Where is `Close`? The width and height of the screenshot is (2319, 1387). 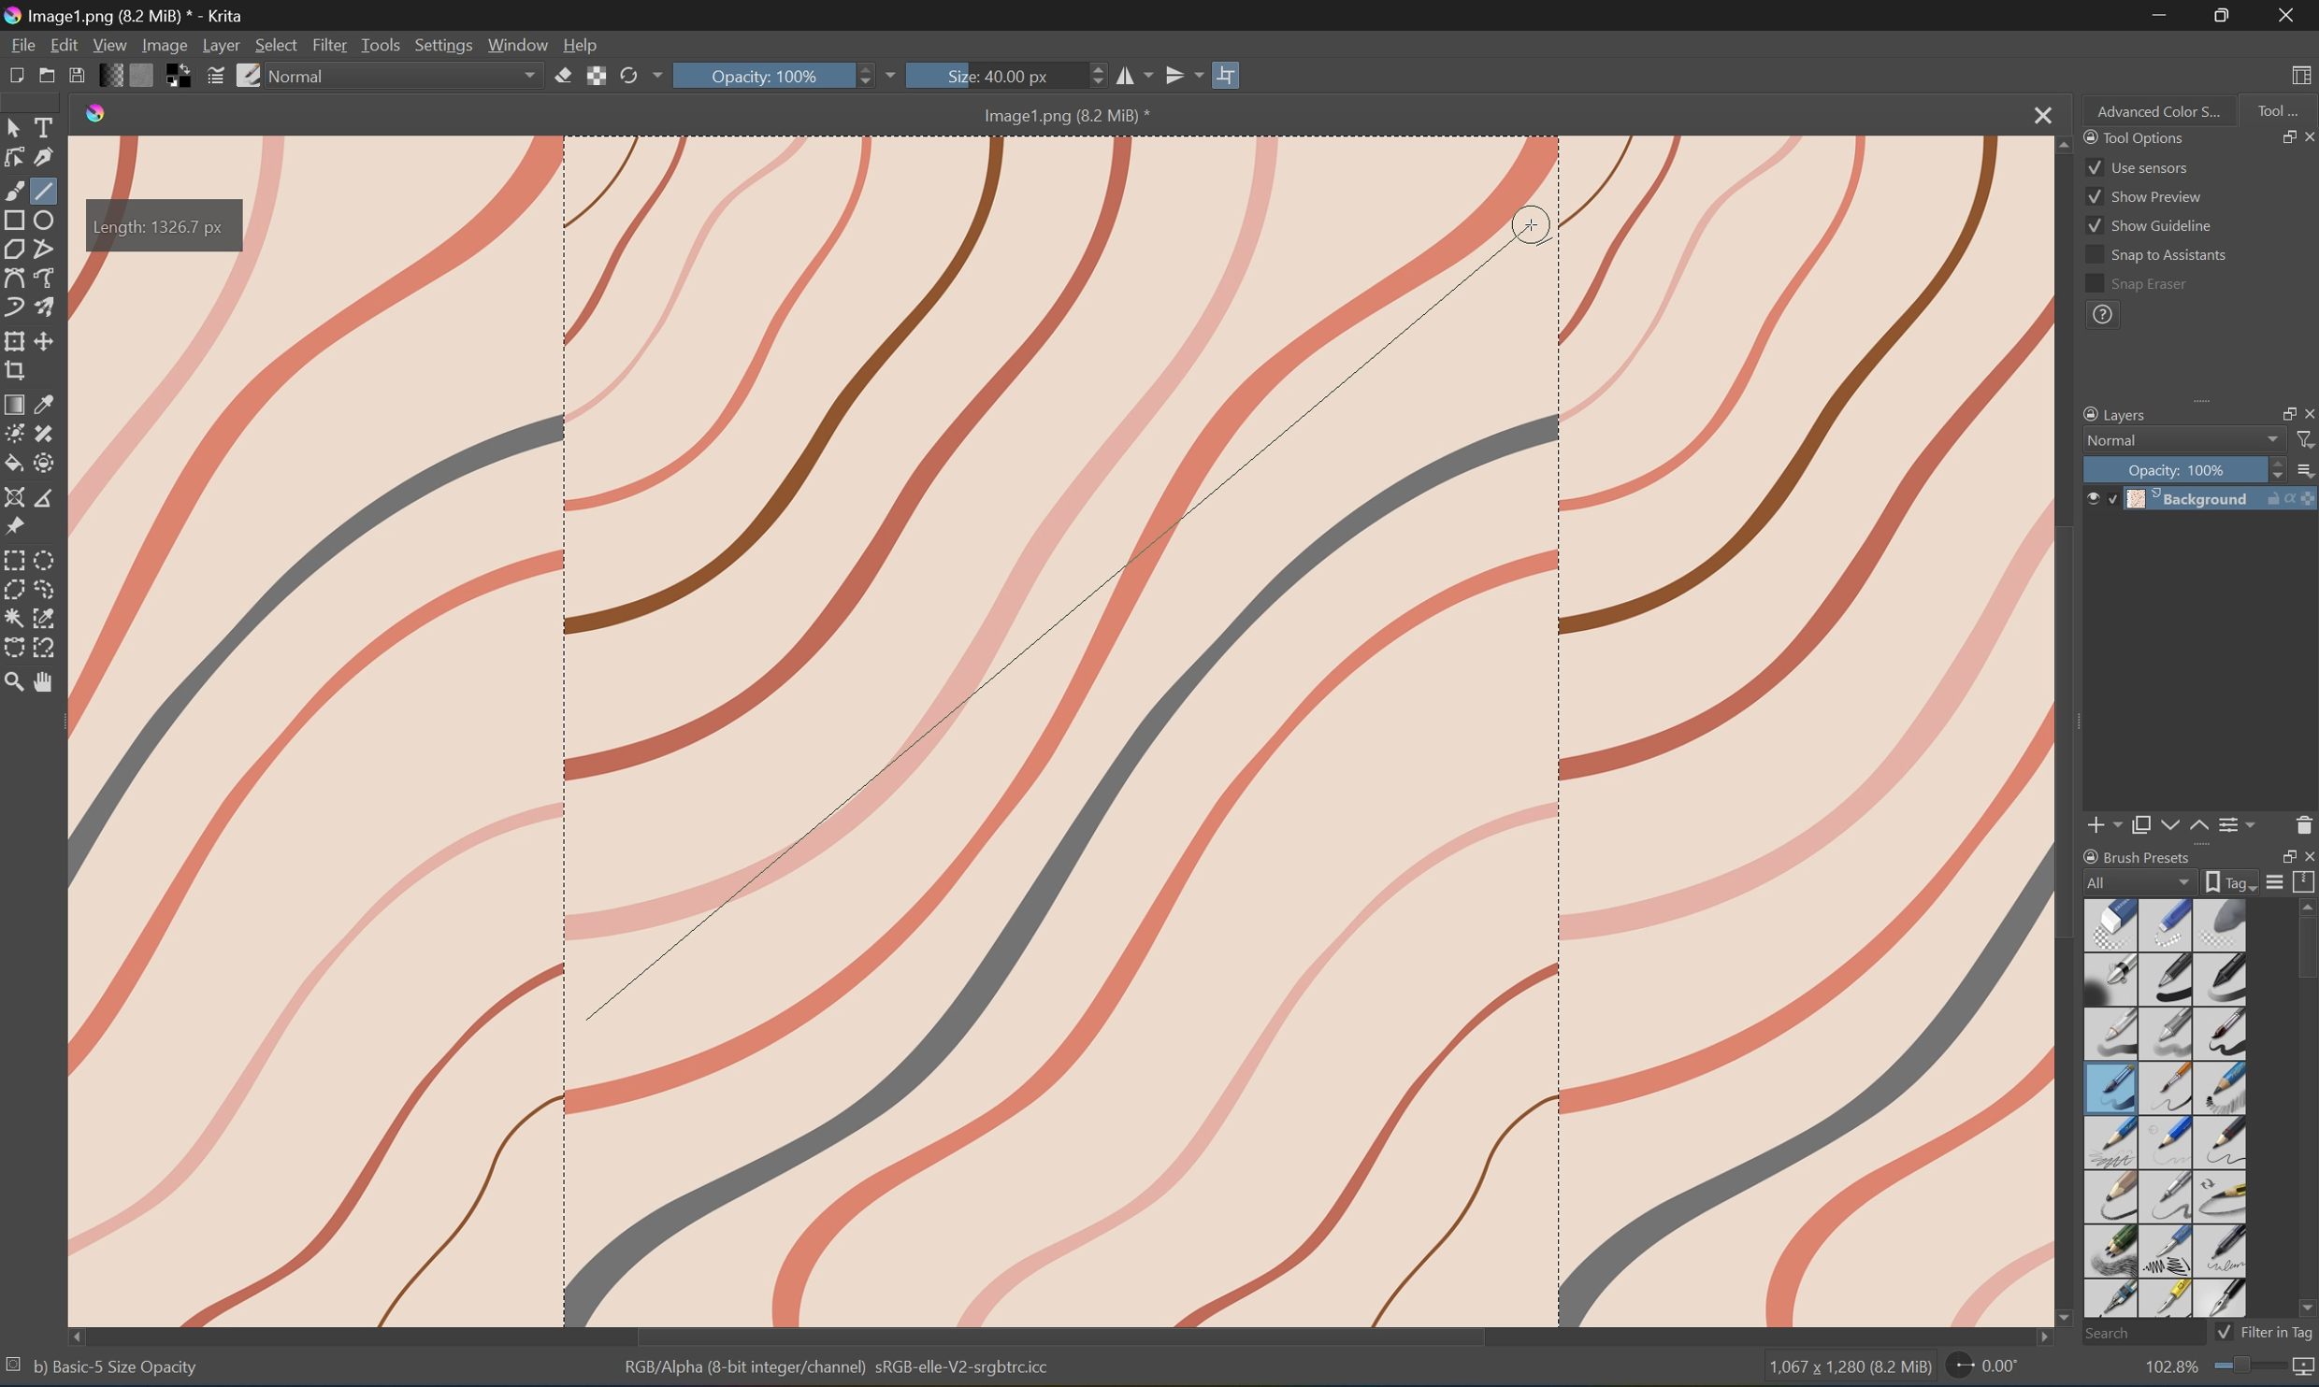 Close is located at coordinates (2304, 136).